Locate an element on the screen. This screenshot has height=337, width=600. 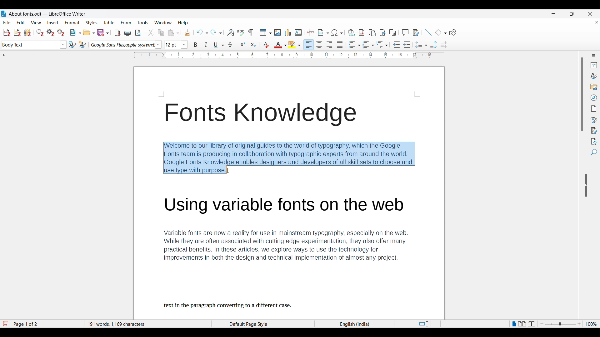
Save options is located at coordinates (103, 33).